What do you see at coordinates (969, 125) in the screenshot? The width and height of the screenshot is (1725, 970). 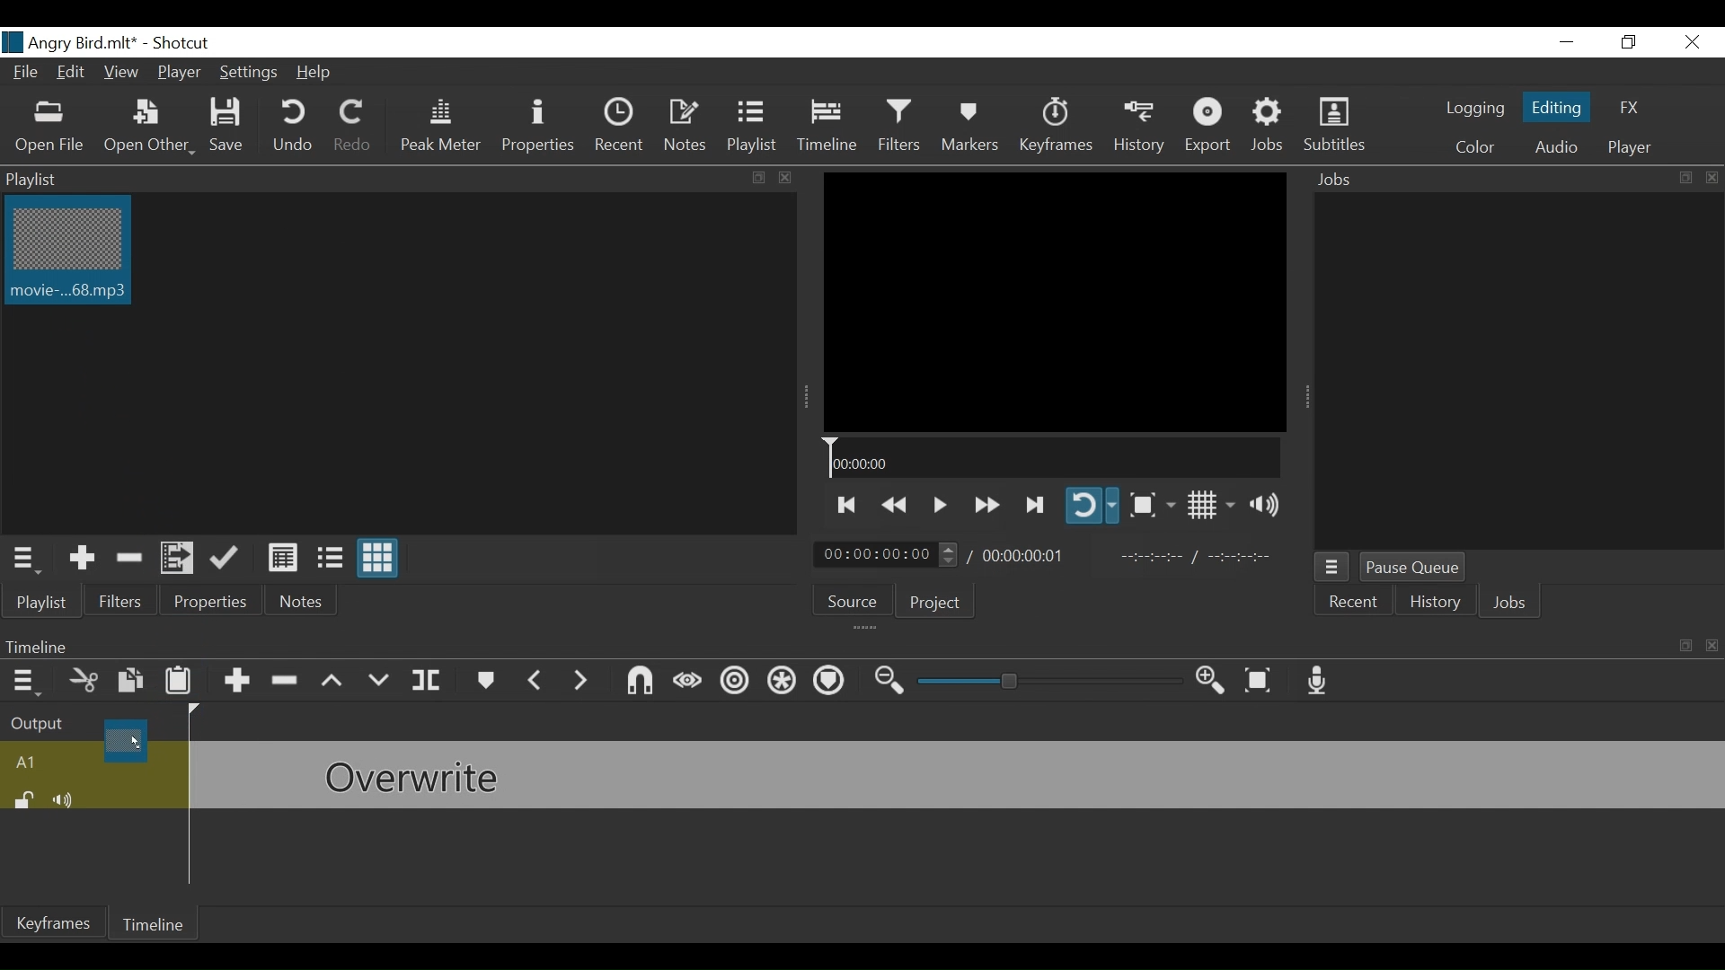 I see `Markers` at bounding box center [969, 125].